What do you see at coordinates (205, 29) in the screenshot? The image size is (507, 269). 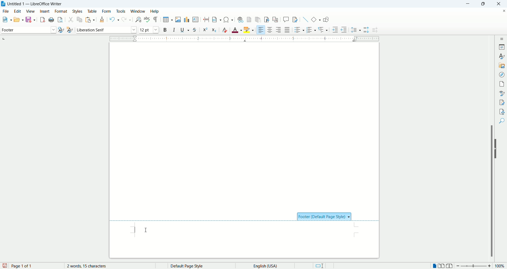 I see `superscript` at bounding box center [205, 29].